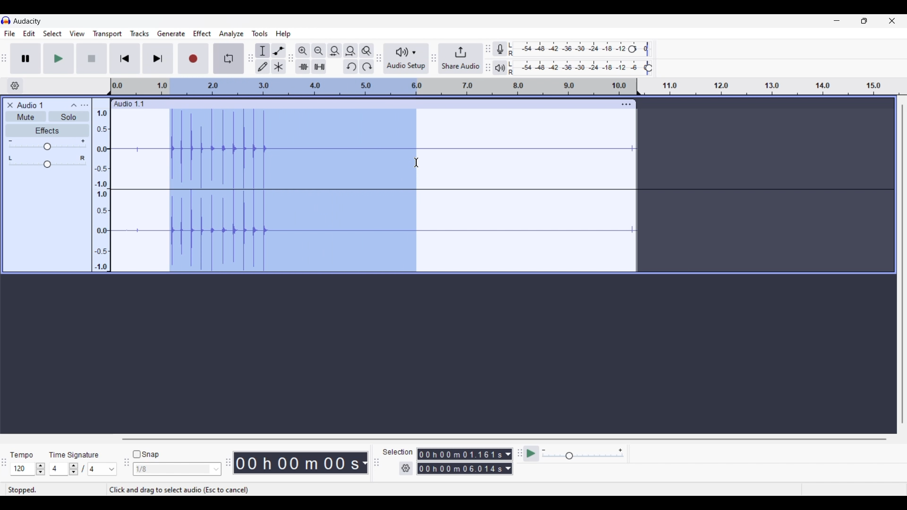 The image size is (907, 510). I want to click on Zoom toggle, so click(367, 51).